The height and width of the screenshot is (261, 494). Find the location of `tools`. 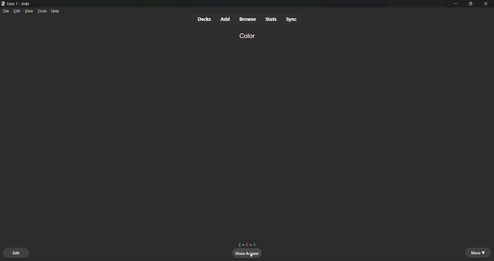

tools is located at coordinates (42, 10).